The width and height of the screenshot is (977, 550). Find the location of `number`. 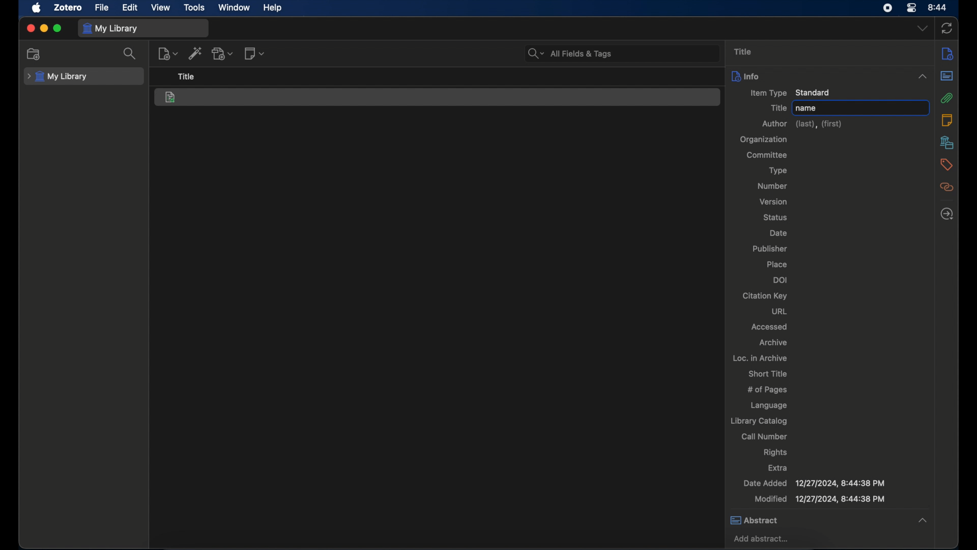

number is located at coordinates (773, 186).